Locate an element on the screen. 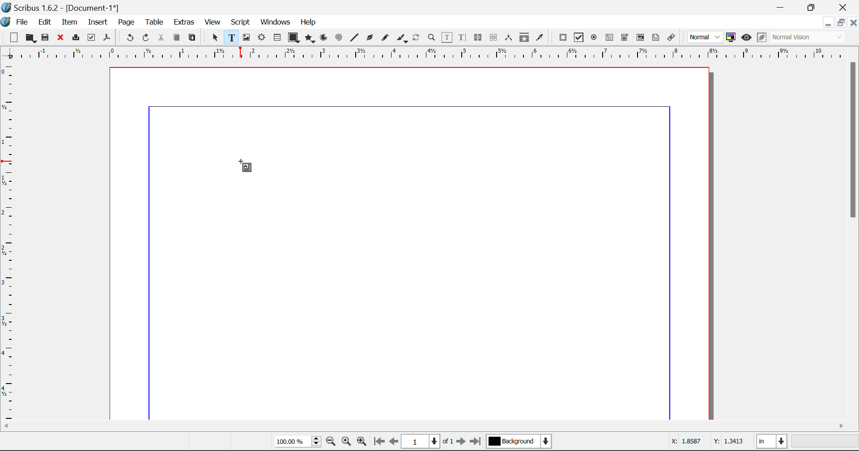  Arc is located at coordinates (324, 38).